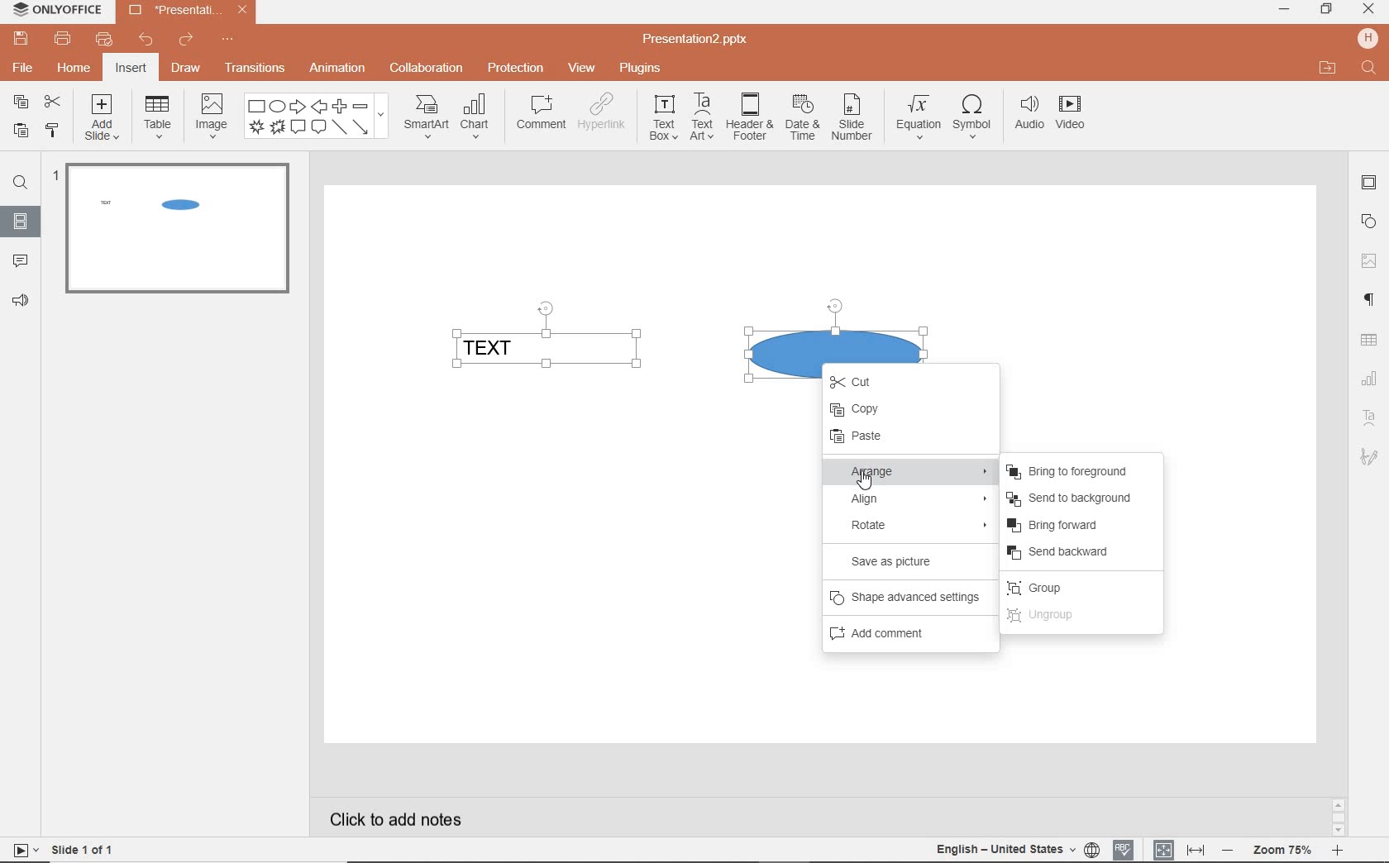 The height and width of the screenshot is (863, 1389). Describe the element at coordinates (1370, 219) in the screenshot. I see `SHAPE SETTINGS` at that location.